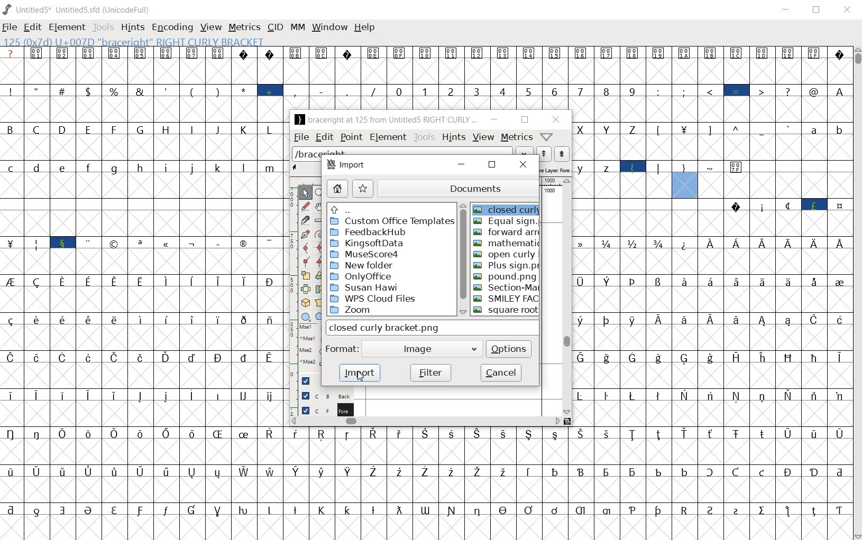  What do you see at coordinates (423, 137) in the screenshot?
I see `tools` at bounding box center [423, 137].